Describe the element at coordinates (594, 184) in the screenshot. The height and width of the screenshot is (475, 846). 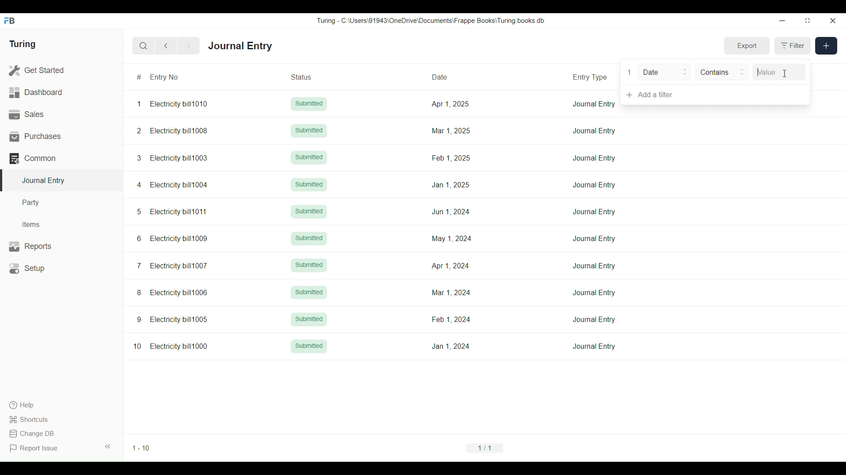
I see `Journal Entry` at that location.